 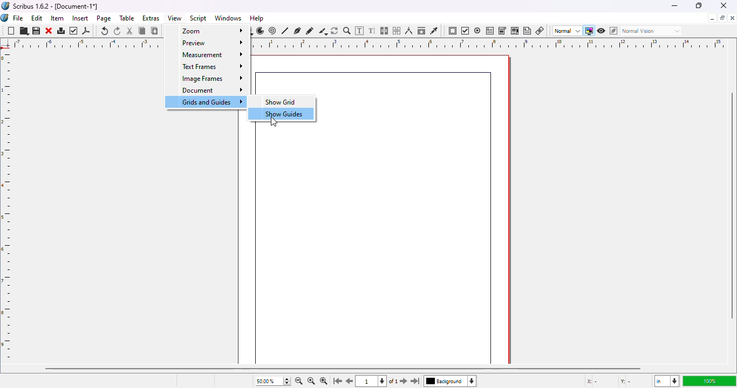 What do you see at coordinates (404, 380) in the screenshot?
I see `go to the next page` at bounding box center [404, 380].